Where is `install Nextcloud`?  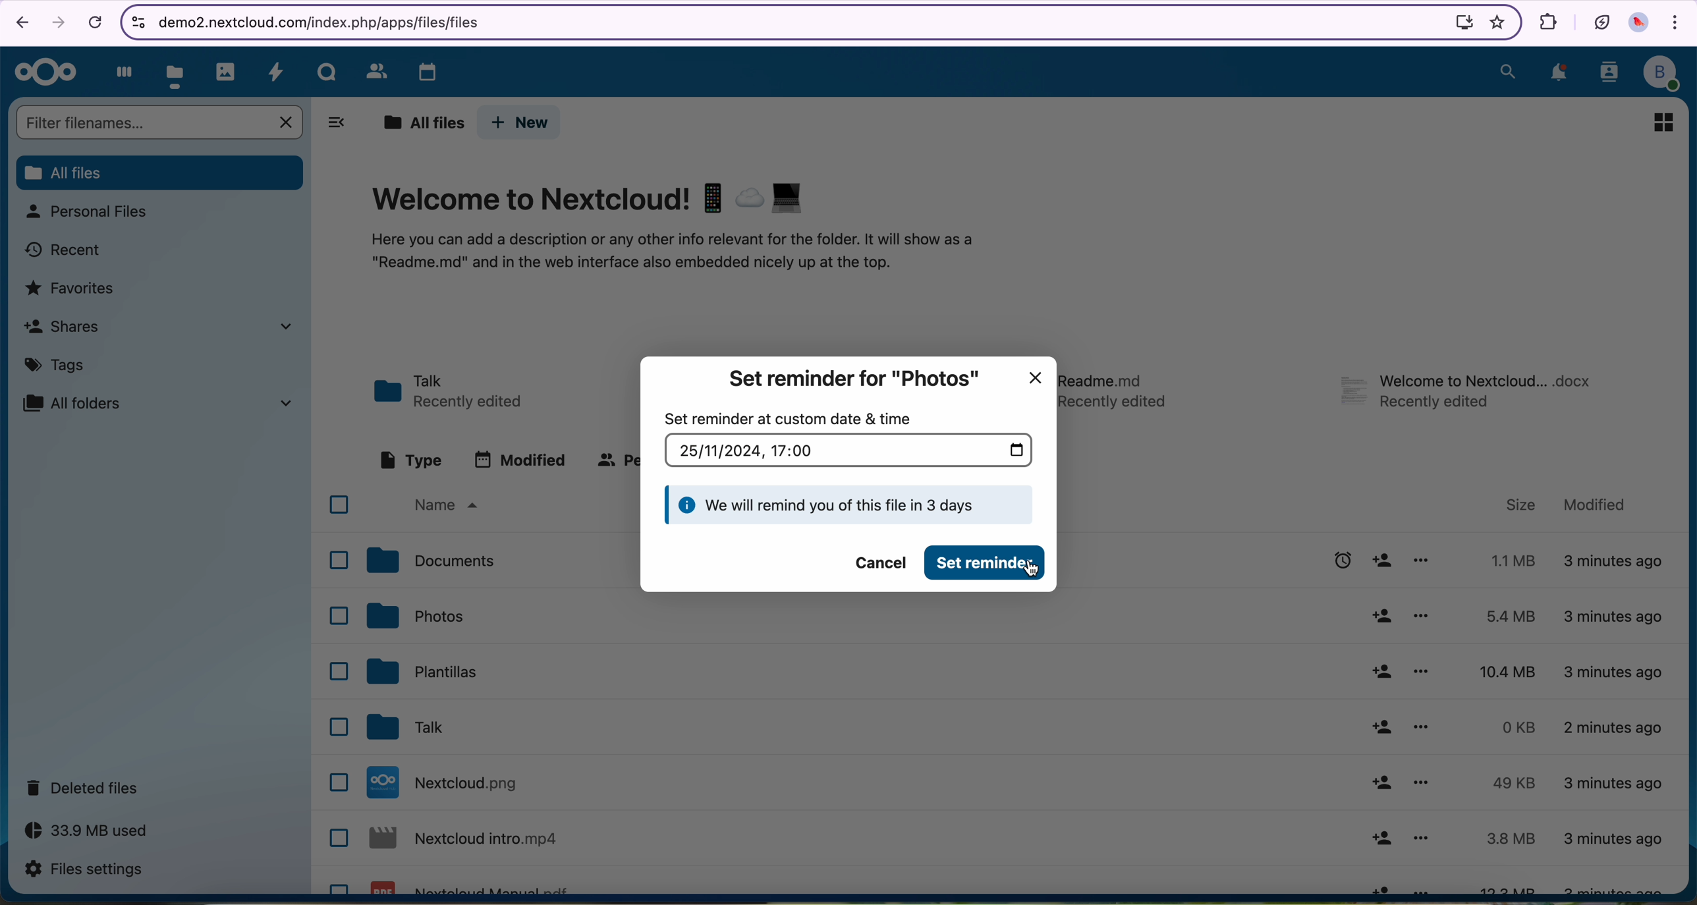 install Nextcloud is located at coordinates (1459, 23).